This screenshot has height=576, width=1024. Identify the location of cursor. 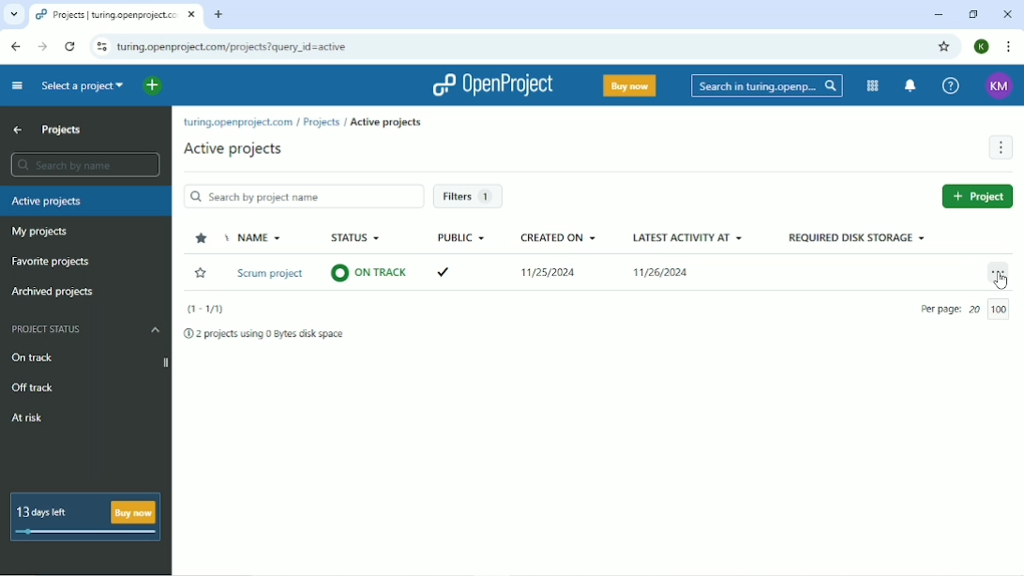
(1003, 284).